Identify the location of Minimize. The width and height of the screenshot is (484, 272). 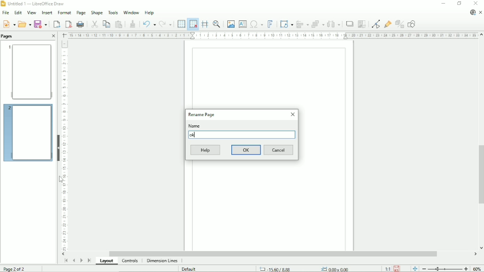
(443, 4).